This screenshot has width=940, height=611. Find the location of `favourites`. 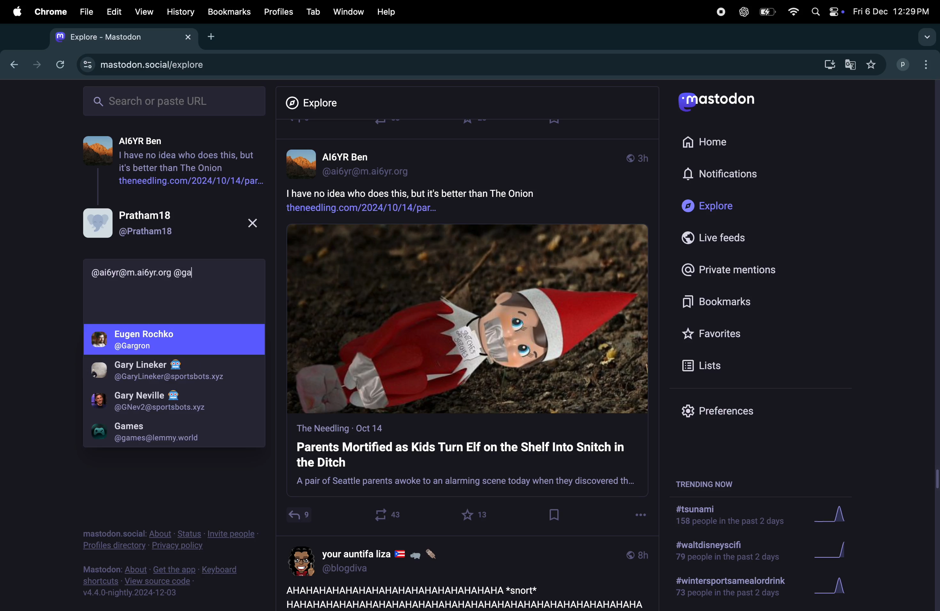

favourites is located at coordinates (871, 65).